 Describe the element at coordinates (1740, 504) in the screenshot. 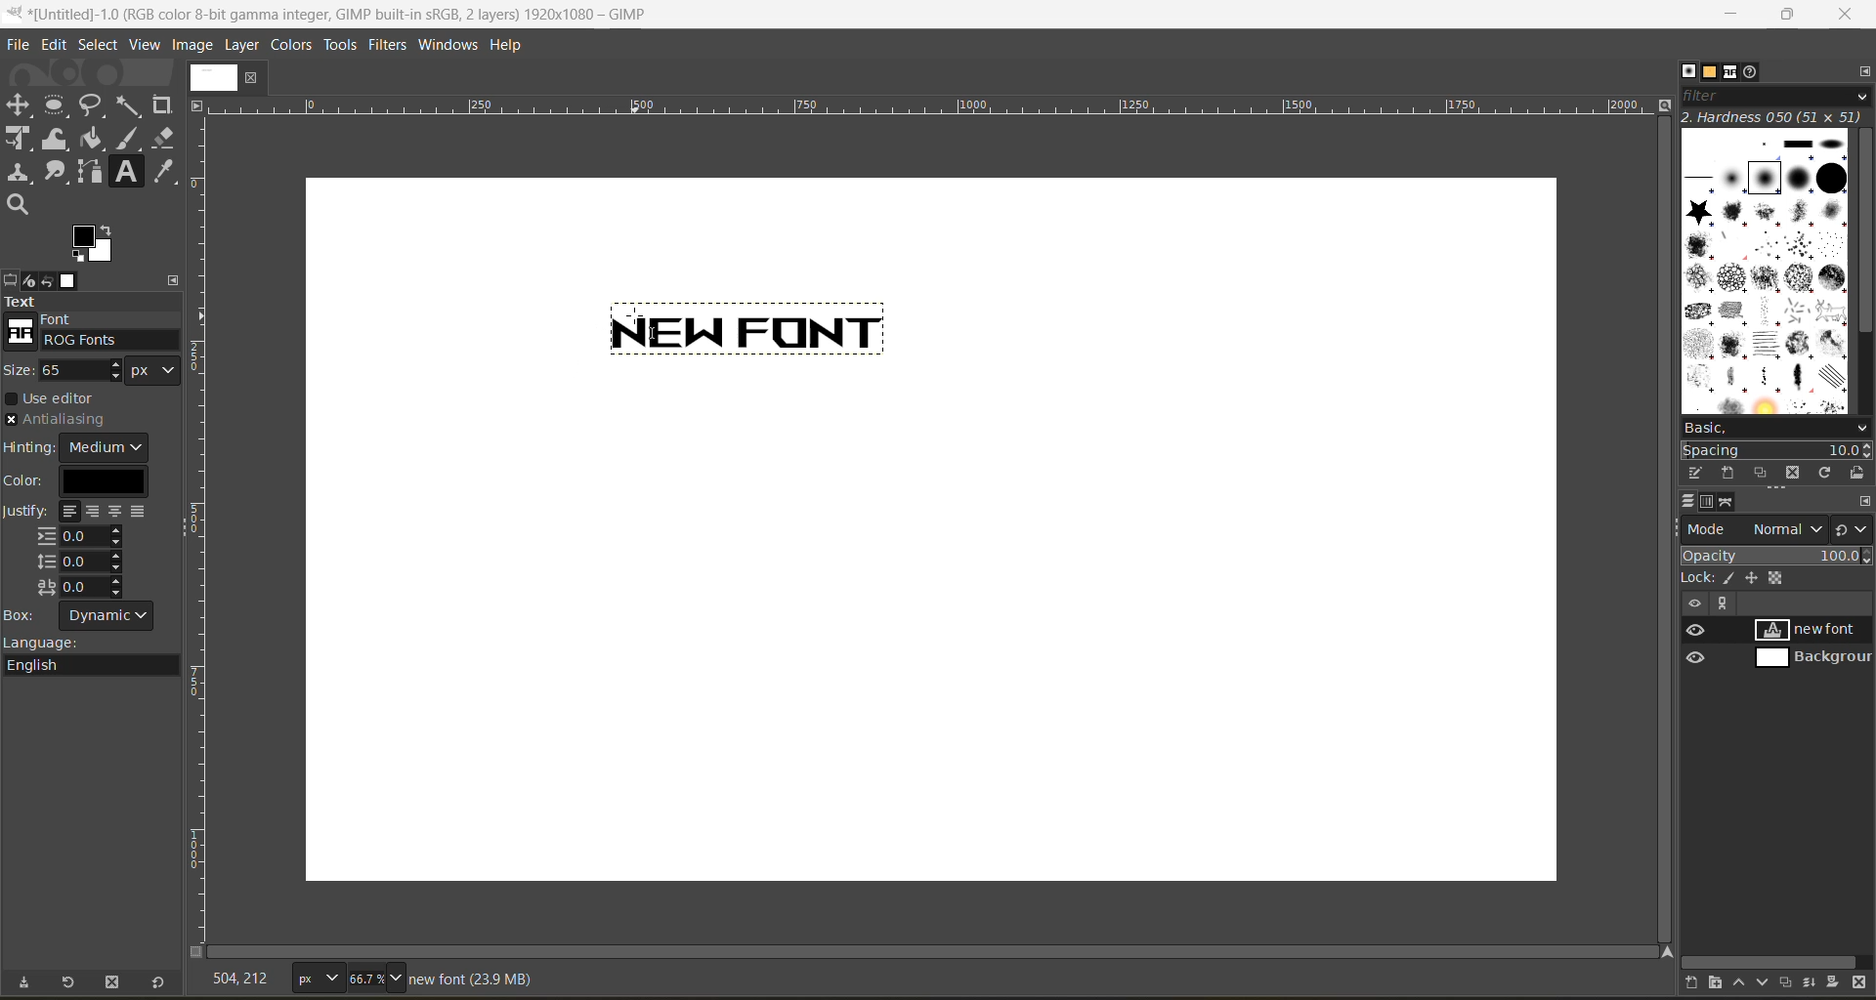

I see `paths` at that location.